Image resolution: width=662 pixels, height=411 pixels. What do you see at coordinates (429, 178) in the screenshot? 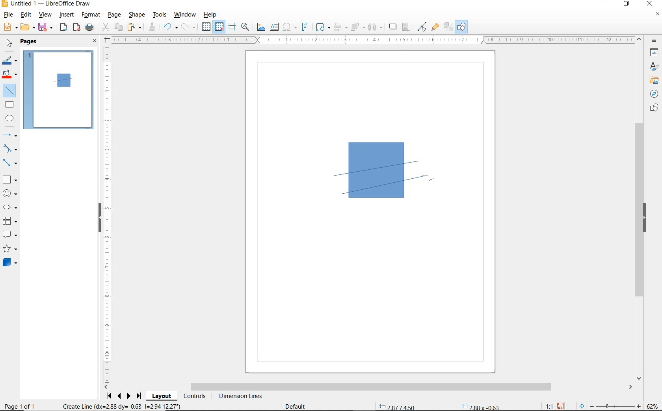
I see `LINE TOOL AT DRAG` at bounding box center [429, 178].